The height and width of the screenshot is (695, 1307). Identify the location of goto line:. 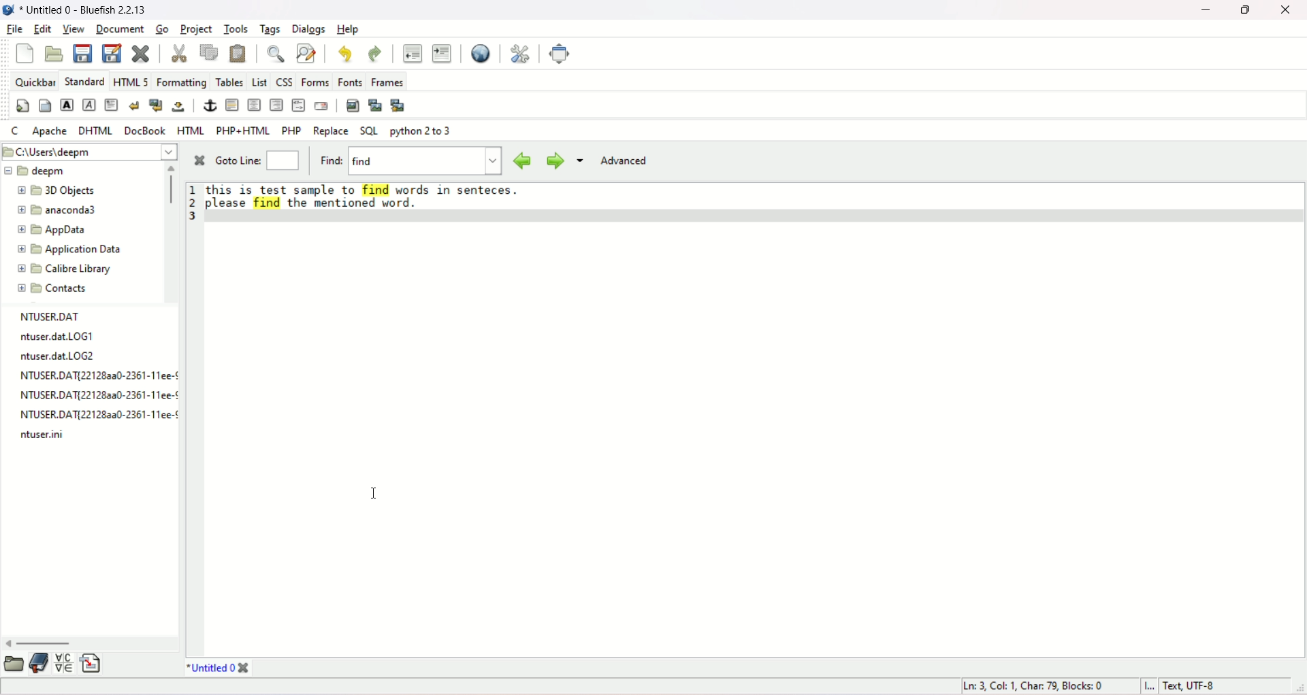
(260, 163).